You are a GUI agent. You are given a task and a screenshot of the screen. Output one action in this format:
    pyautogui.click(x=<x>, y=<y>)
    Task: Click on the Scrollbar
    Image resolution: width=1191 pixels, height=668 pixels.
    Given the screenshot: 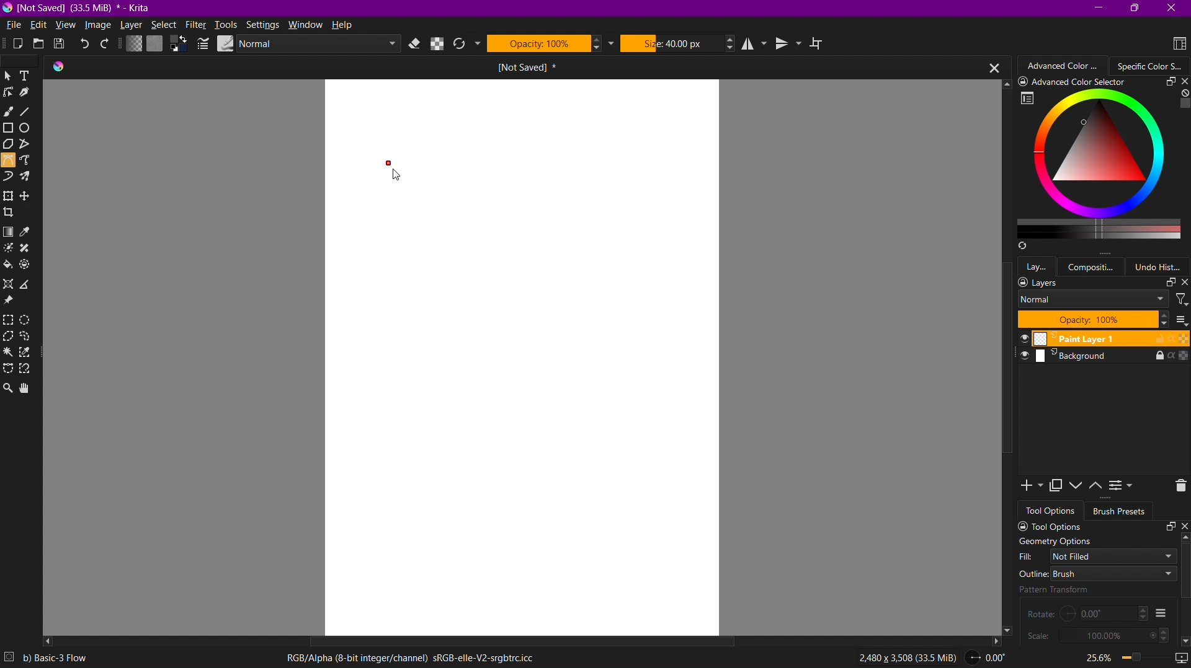 What is the action you would take?
    pyautogui.click(x=1184, y=573)
    